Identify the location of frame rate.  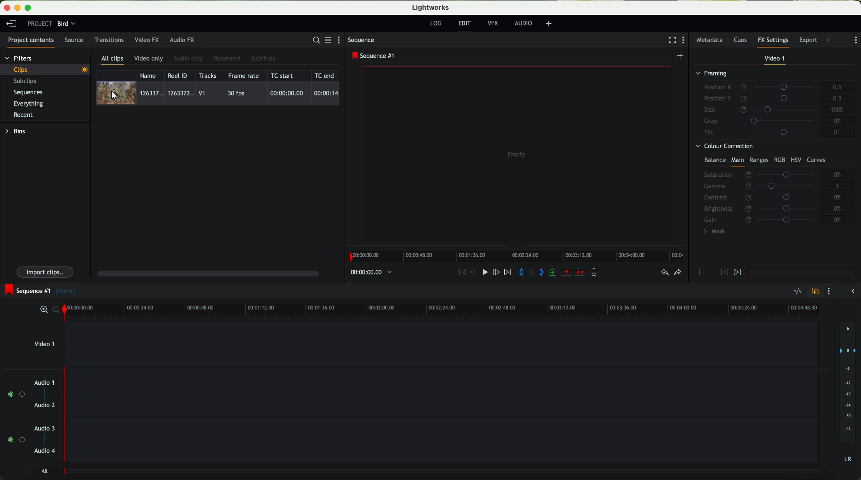
(244, 76).